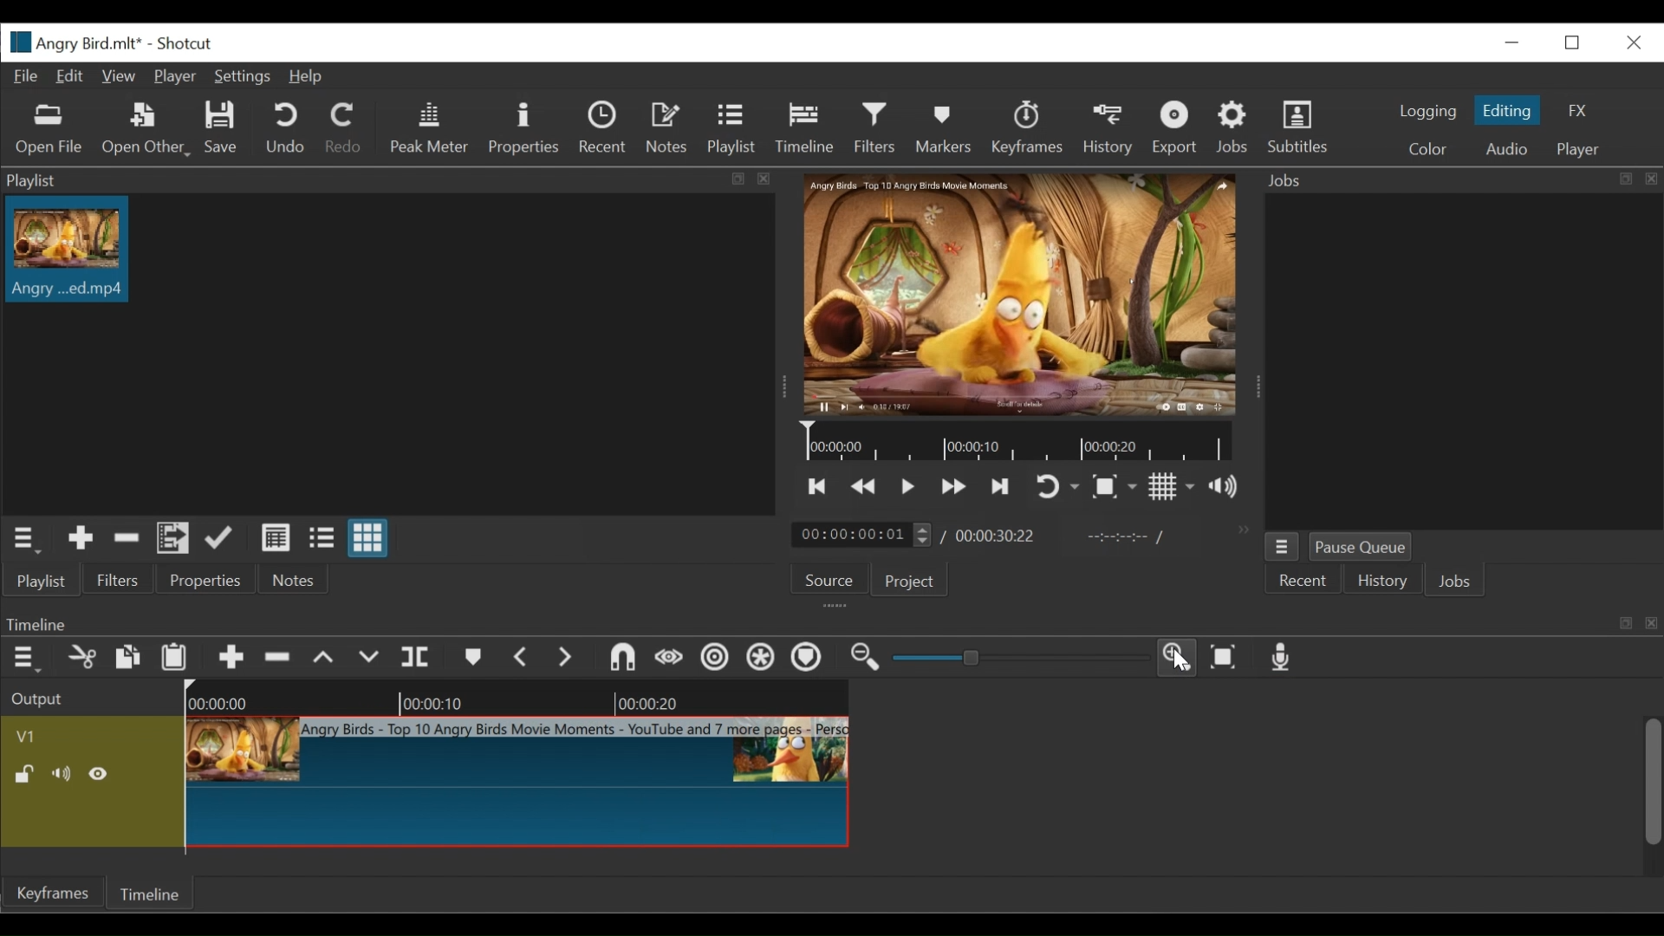 The width and height of the screenshot is (1664, 936). I want to click on Jobs, so click(1455, 579).